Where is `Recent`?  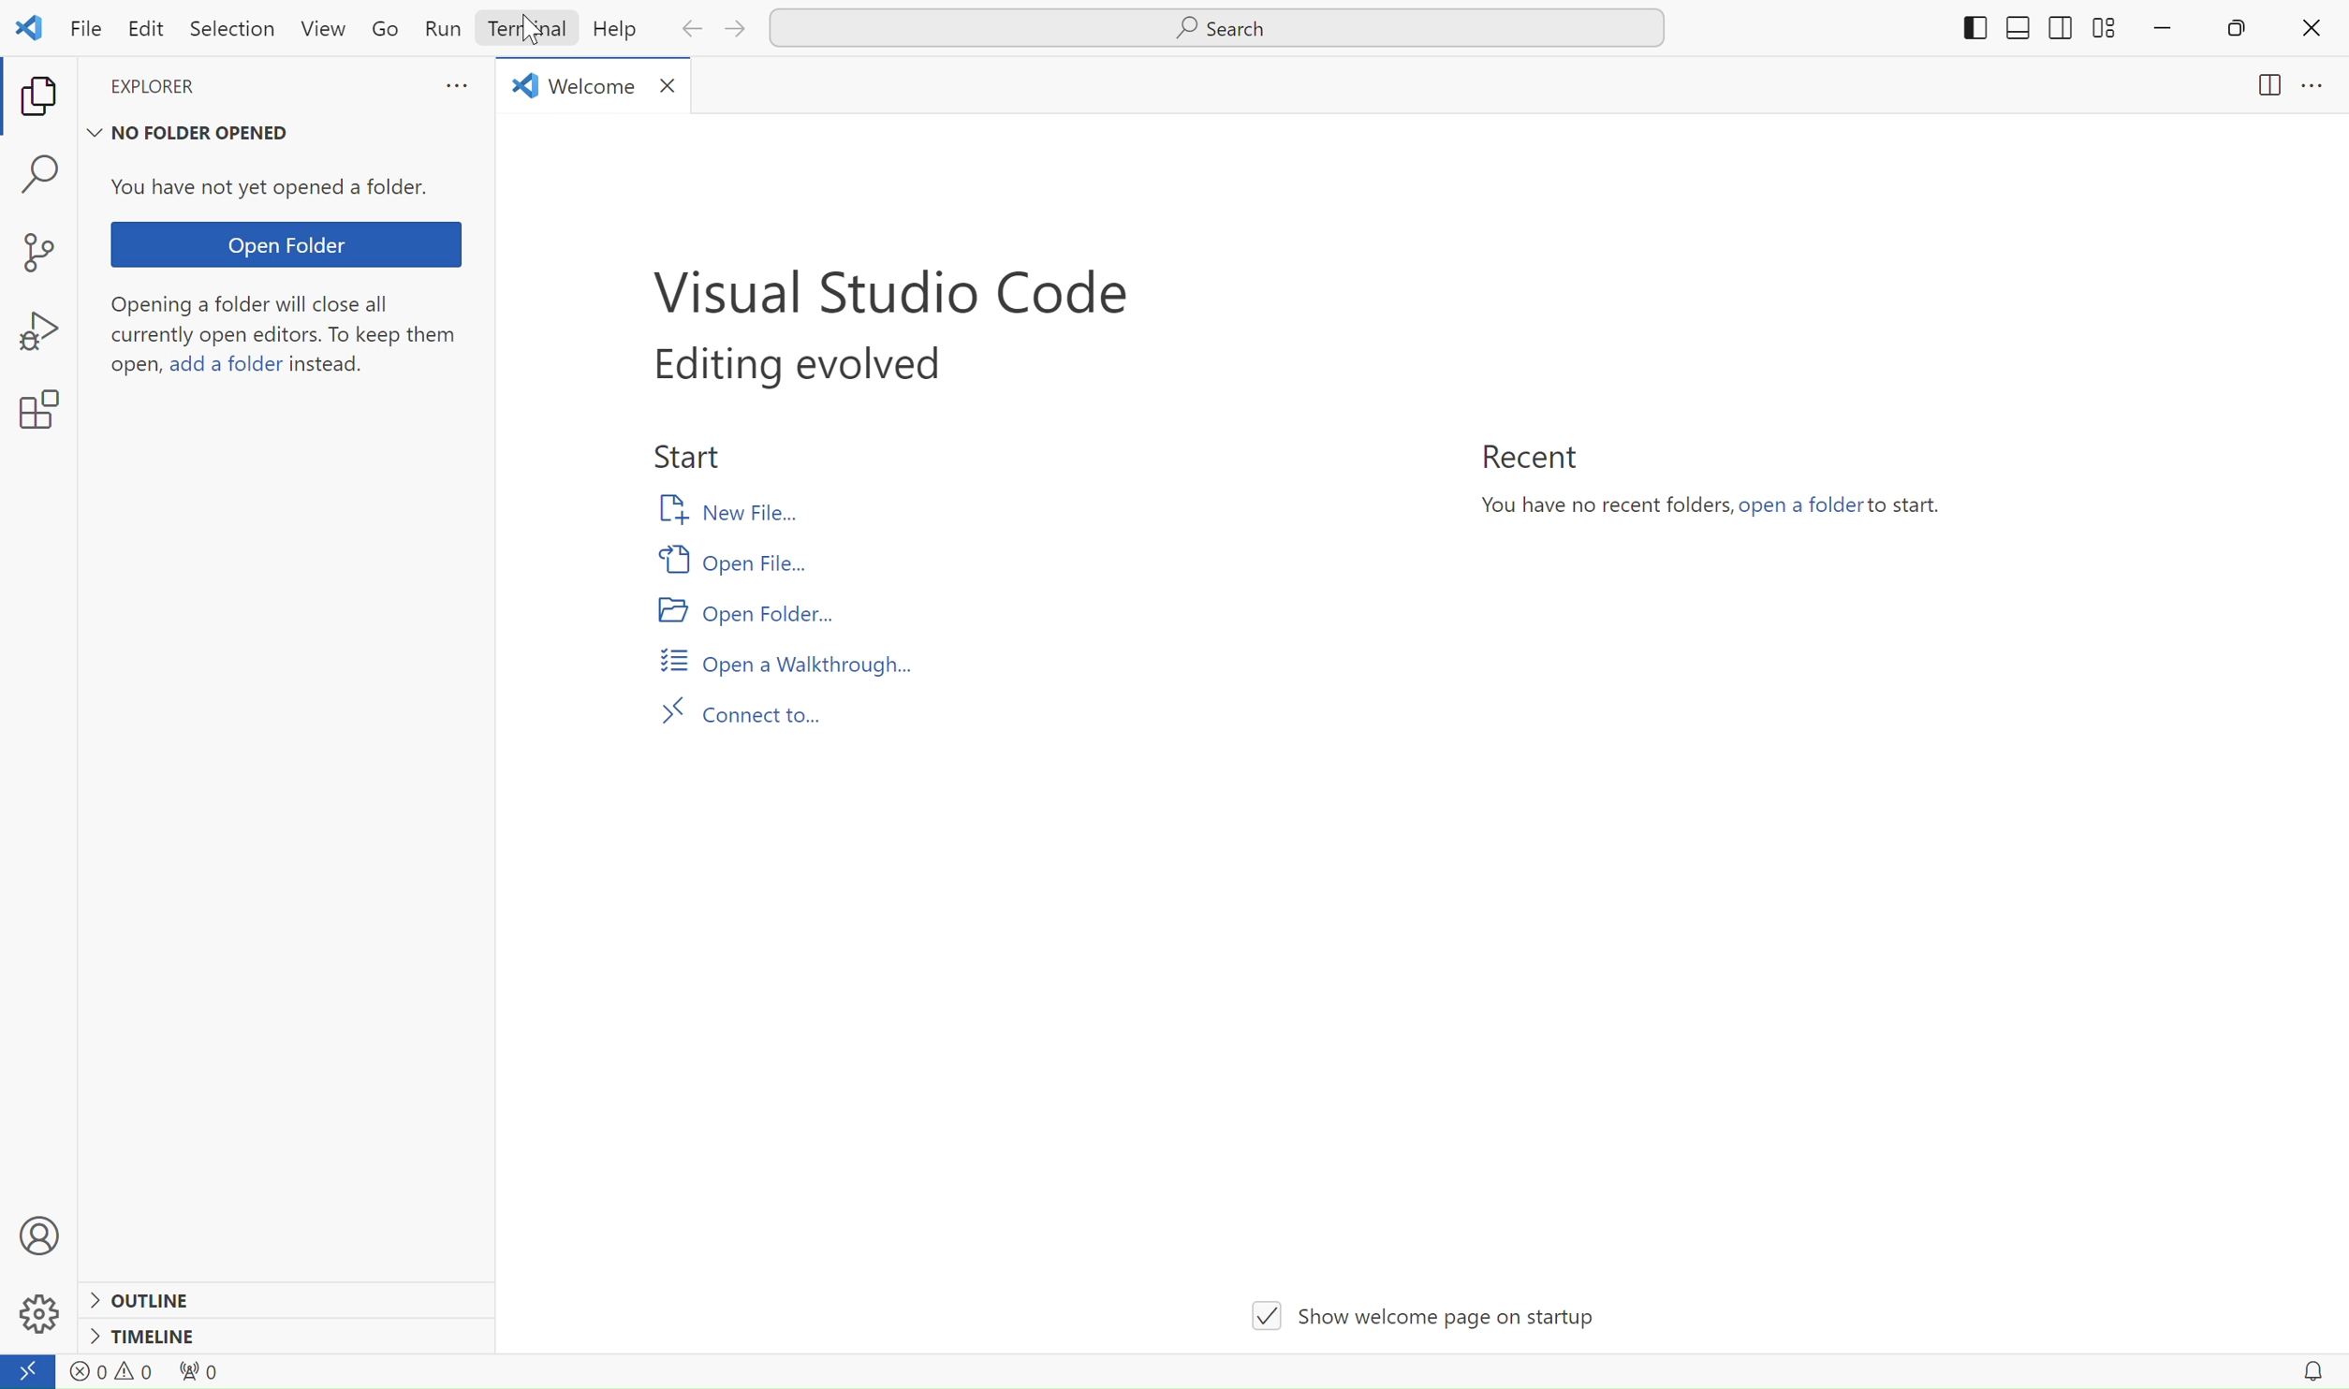 Recent is located at coordinates (1534, 456).